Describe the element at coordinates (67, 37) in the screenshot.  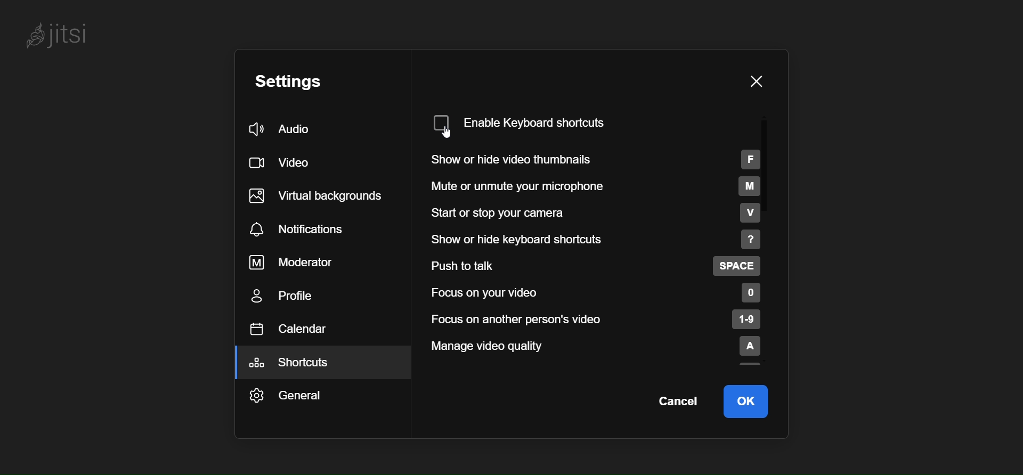
I see `jitsi` at that location.